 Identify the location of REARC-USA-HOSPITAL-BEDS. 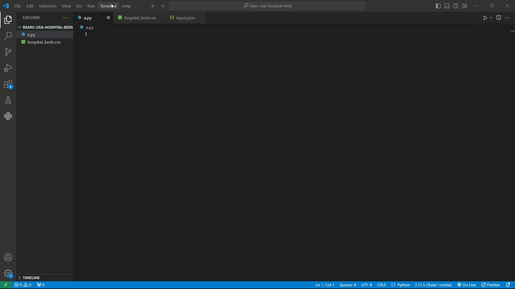
(45, 27).